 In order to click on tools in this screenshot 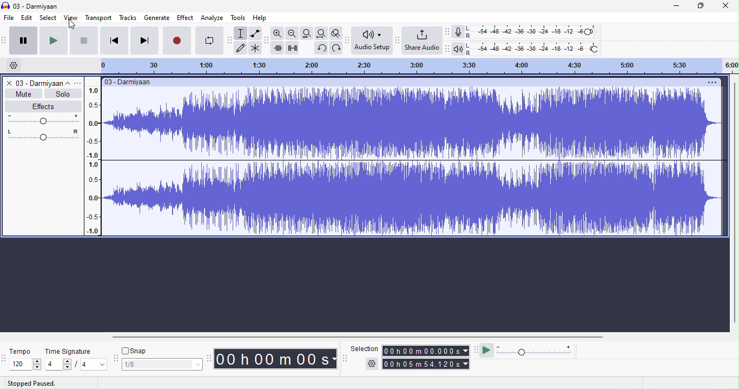, I will do `click(238, 18)`.